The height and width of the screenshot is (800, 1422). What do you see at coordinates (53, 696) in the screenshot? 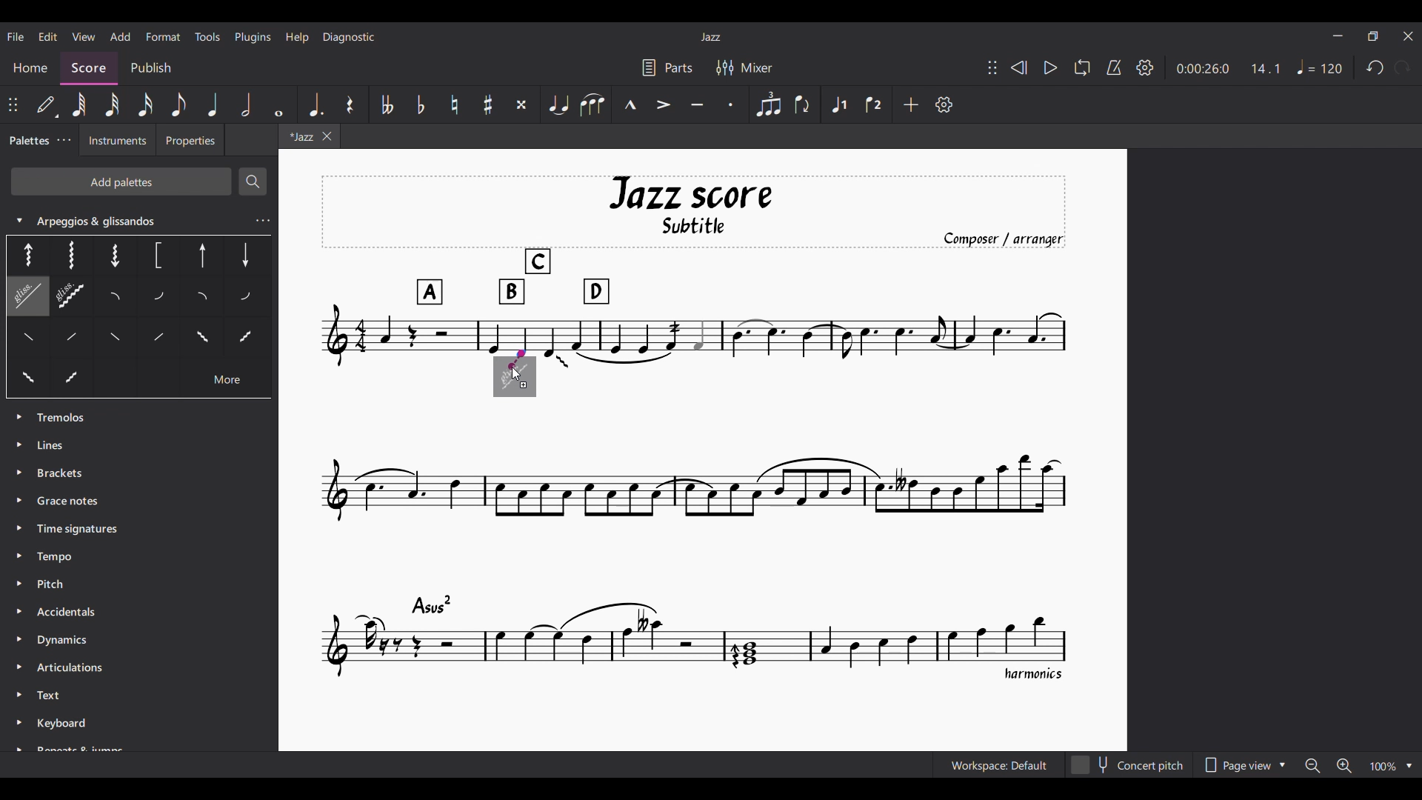
I see `Text` at bounding box center [53, 696].